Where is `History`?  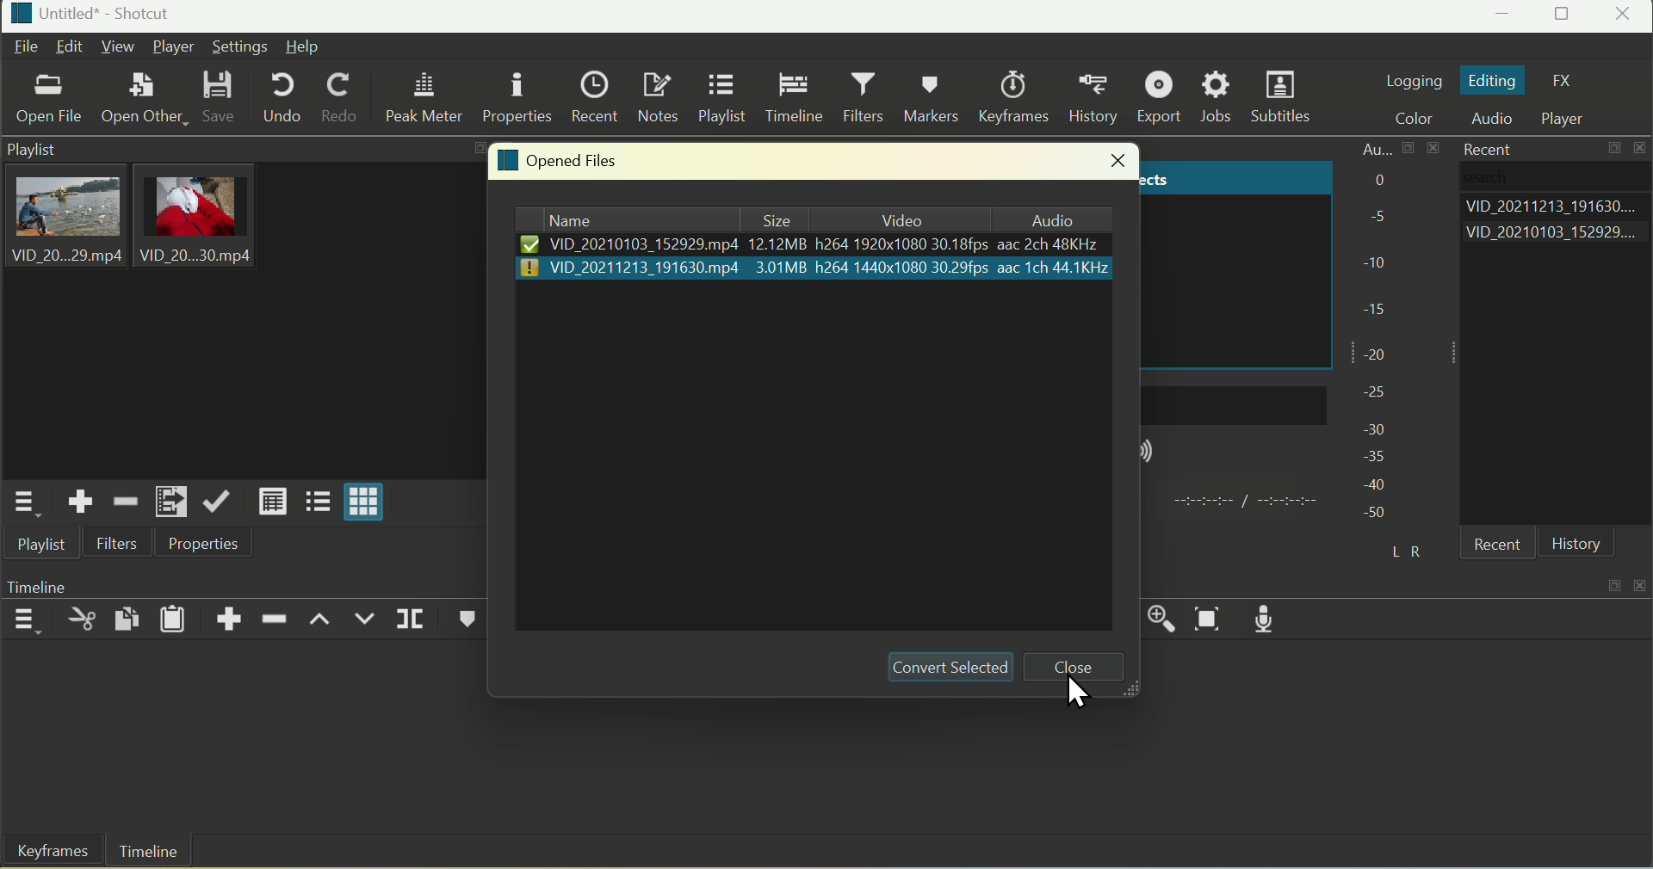 History is located at coordinates (1576, 544).